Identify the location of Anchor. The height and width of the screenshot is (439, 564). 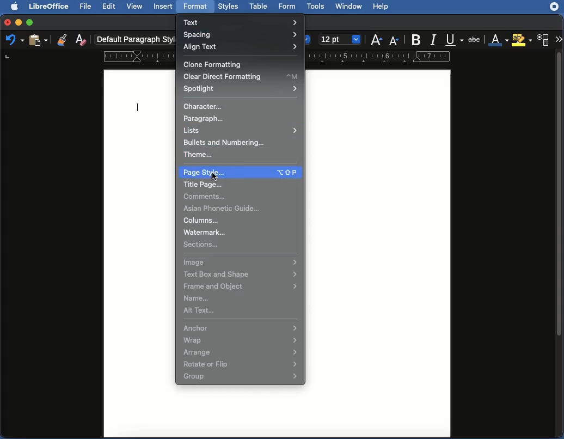
(241, 327).